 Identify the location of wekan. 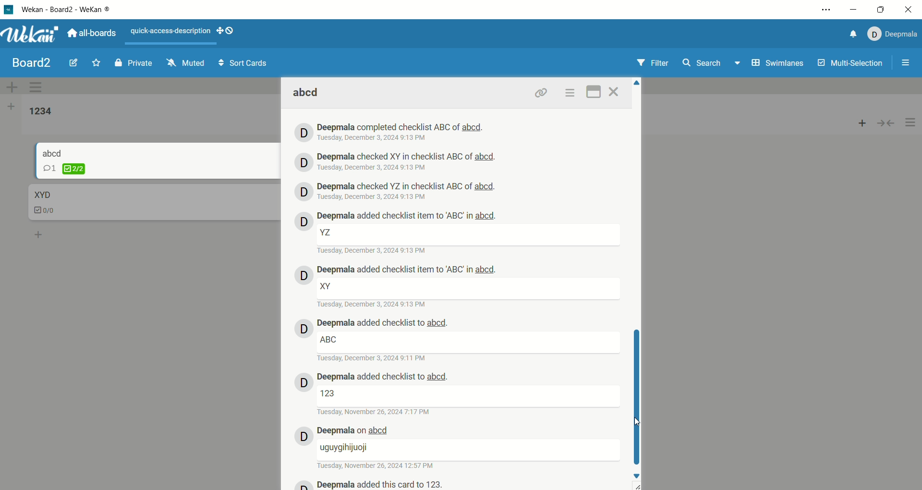
(31, 36).